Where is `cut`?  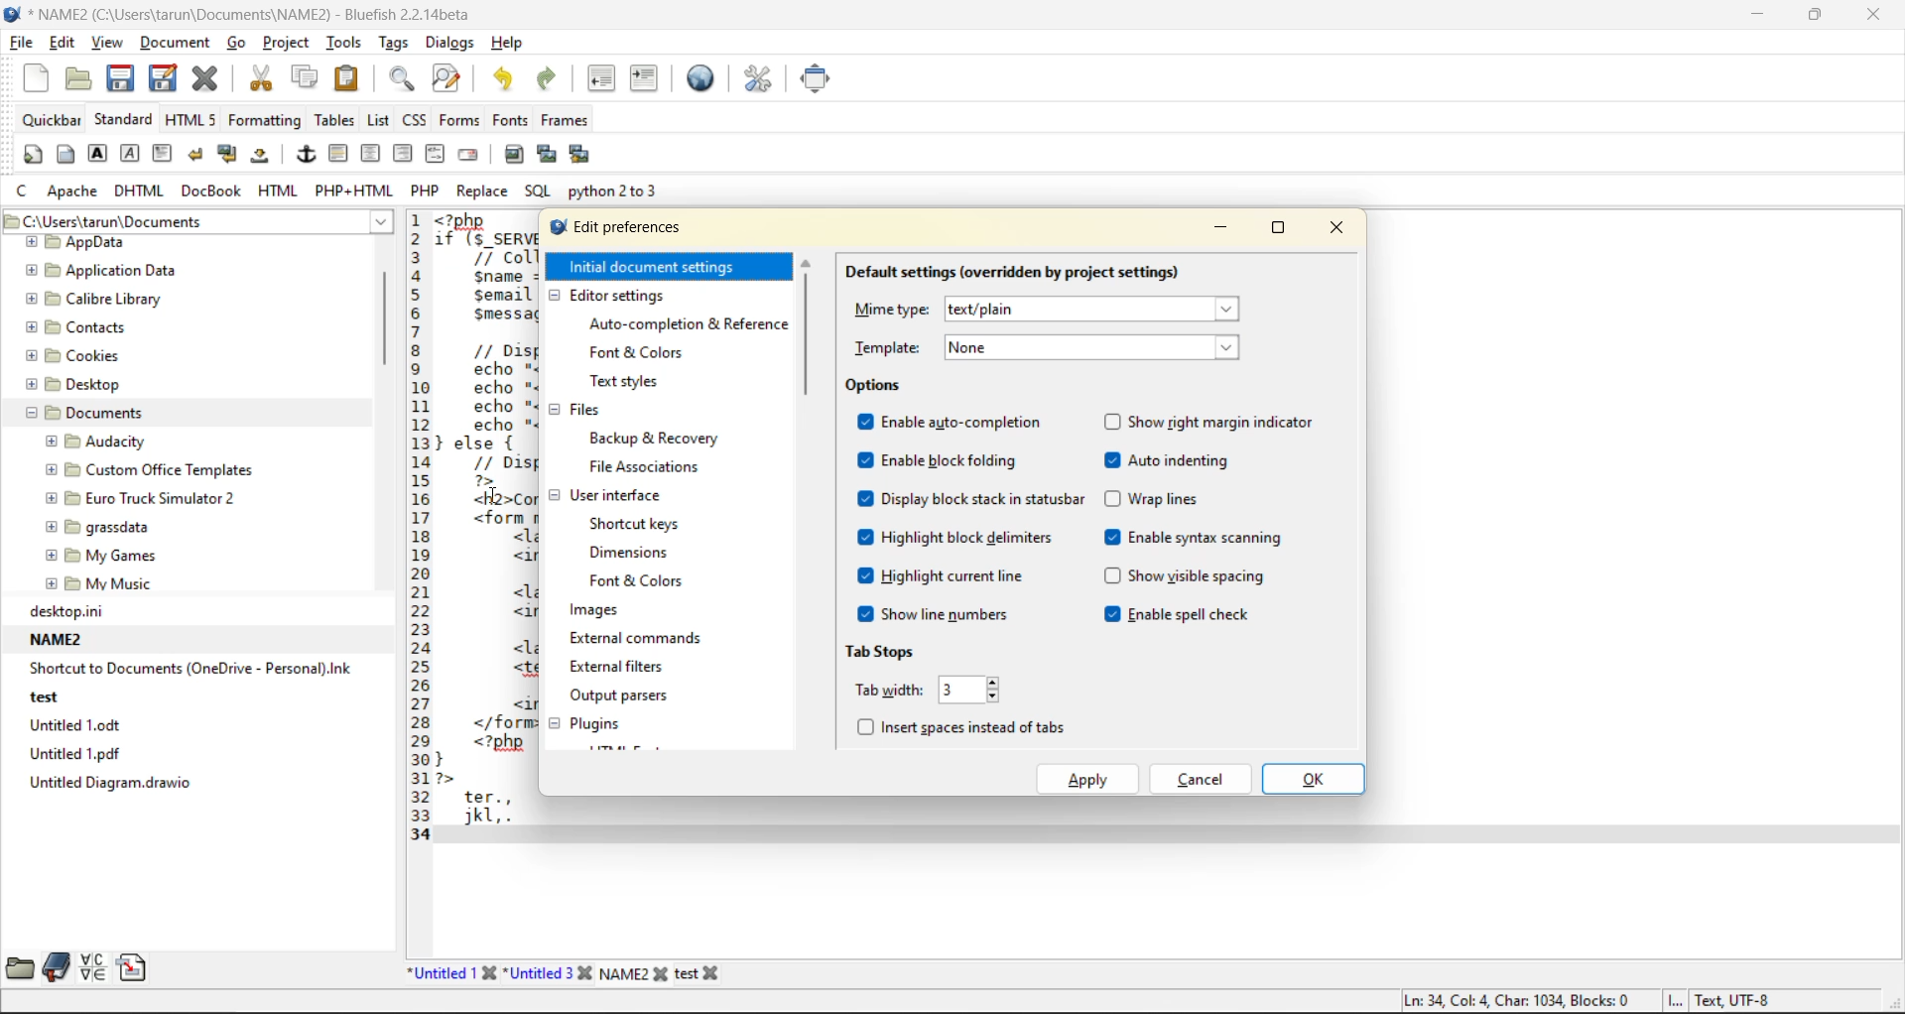
cut is located at coordinates (262, 82).